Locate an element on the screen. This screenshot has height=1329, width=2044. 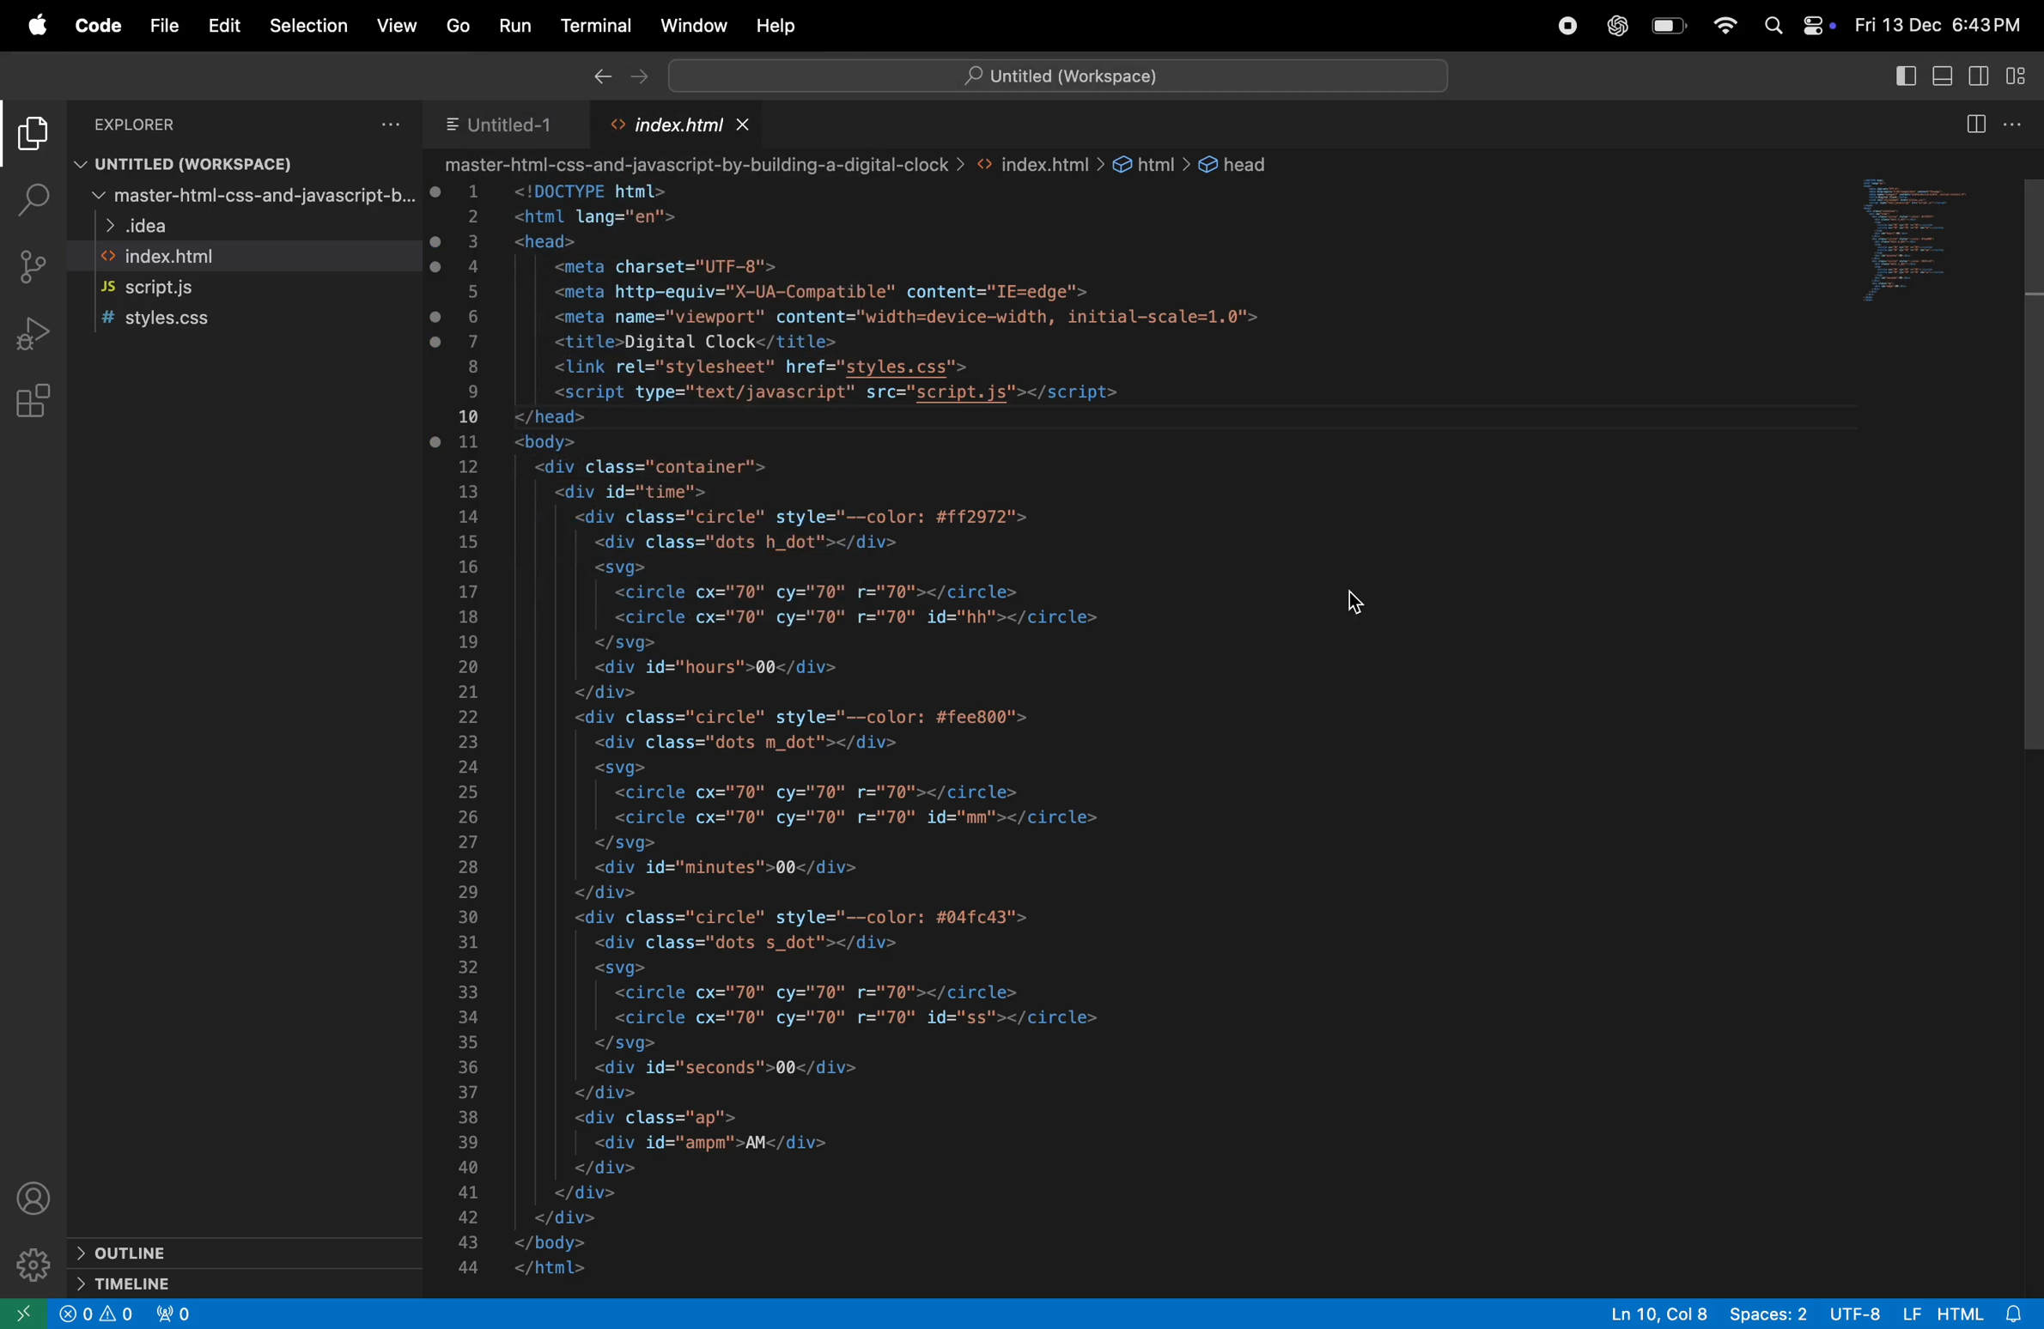
record is located at coordinates (1572, 25).